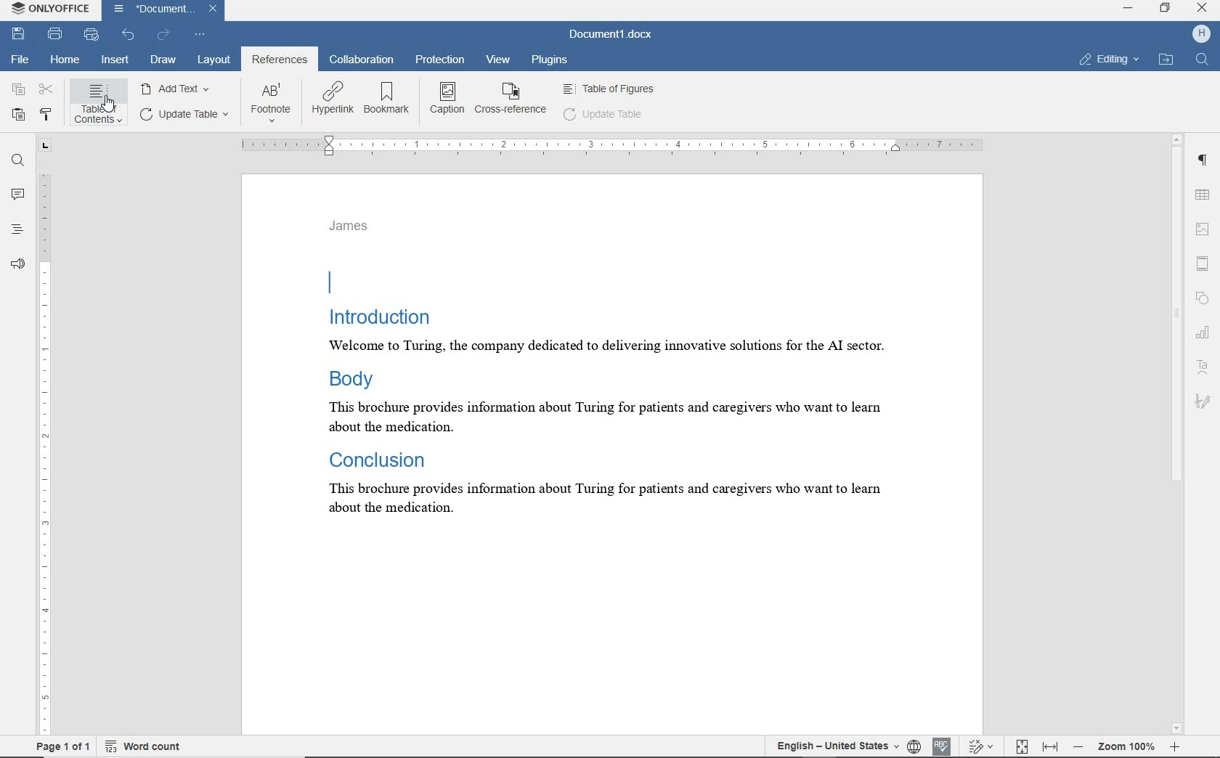 The height and width of the screenshot is (758, 1220). Describe the element at coordinates (914, 748) in the screenshot. I see `set document language` at that location.